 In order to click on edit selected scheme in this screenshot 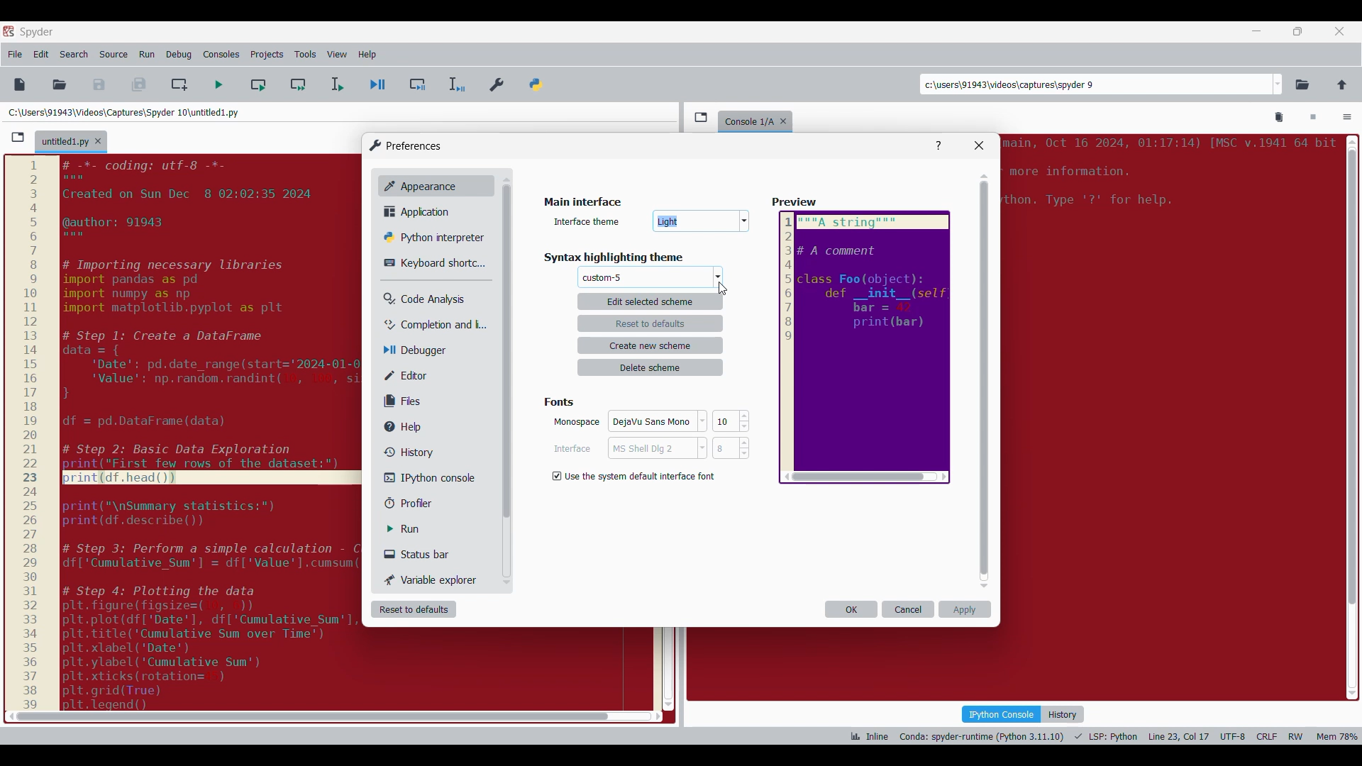, I will do `click(650, 301)`.